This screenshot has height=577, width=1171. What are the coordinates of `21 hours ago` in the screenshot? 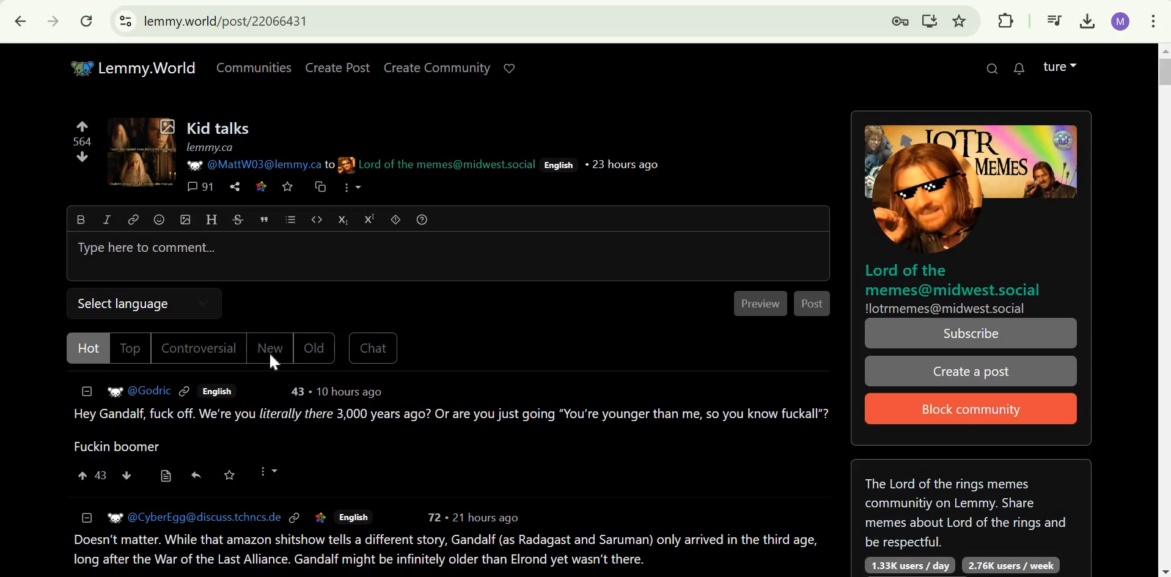 It's located at (488, 516).